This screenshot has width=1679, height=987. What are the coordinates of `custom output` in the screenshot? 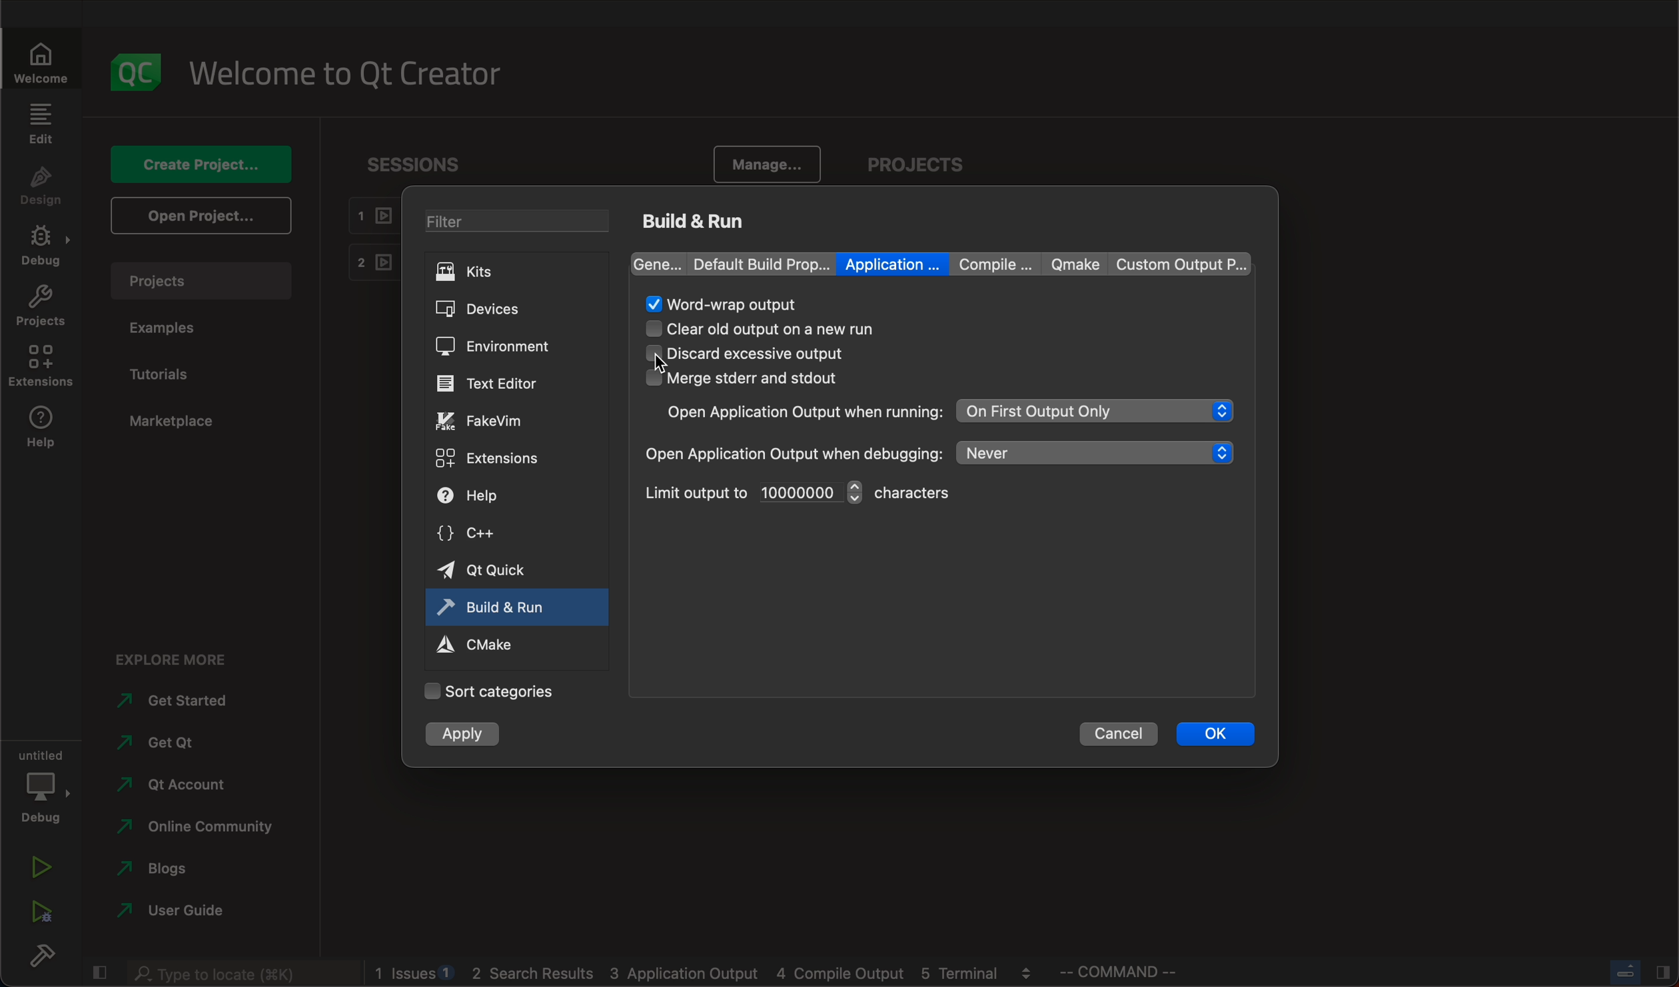 It's located at (1173, 263).